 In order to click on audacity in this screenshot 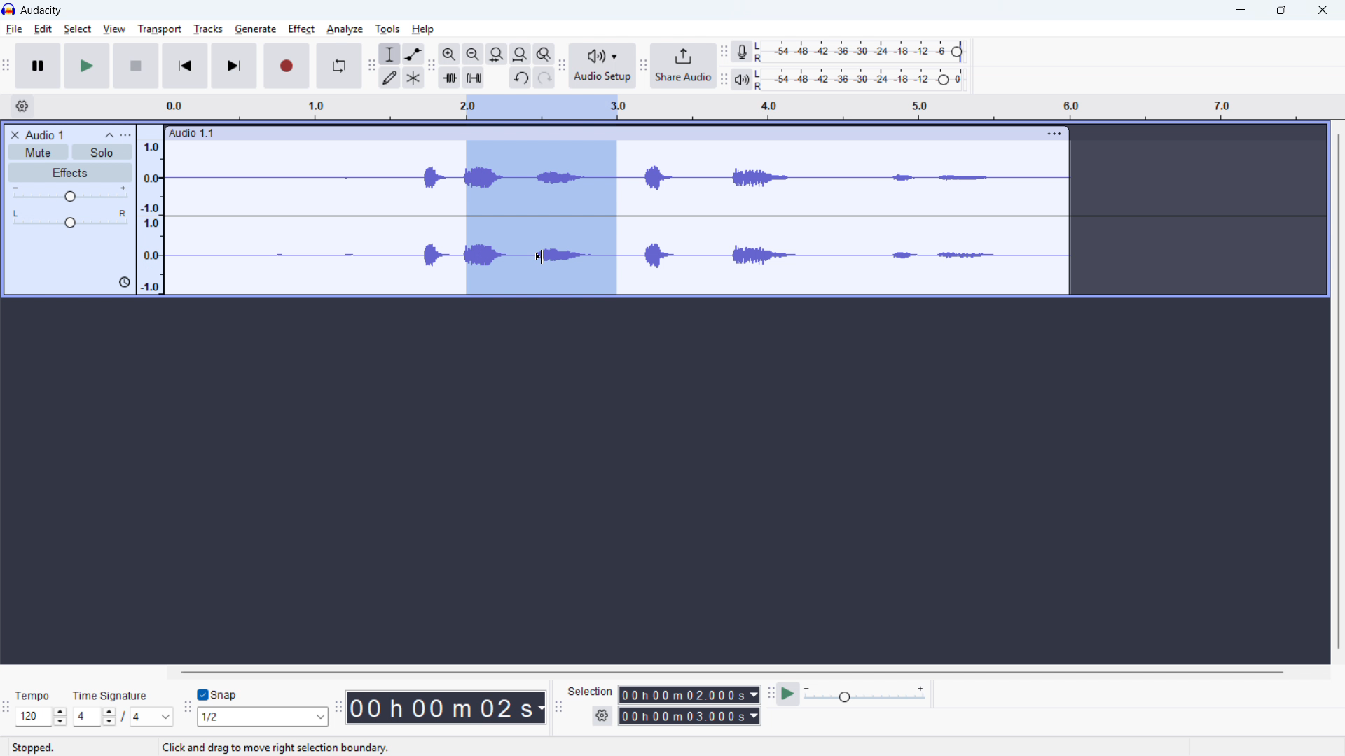, I will do `click(46, 10)`.